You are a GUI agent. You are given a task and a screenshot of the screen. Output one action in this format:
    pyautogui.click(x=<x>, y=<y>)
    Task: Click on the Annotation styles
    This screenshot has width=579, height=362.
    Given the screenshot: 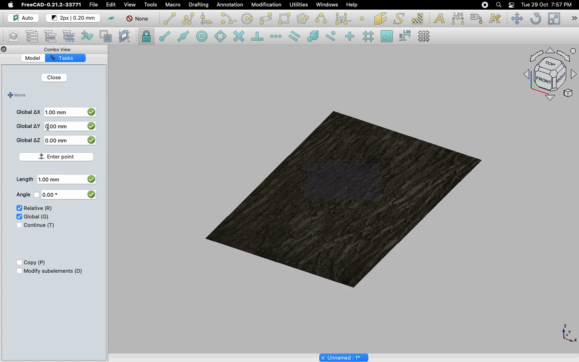 What is the action you would take?
    pyautogui.click(x=495, y=19)
    